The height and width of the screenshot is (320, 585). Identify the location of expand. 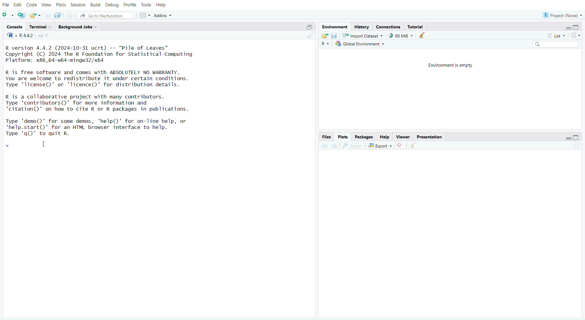
(307, 28).